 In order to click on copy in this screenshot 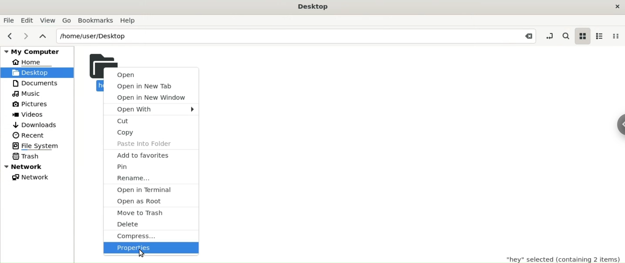, I will do `click(151, 132)`.